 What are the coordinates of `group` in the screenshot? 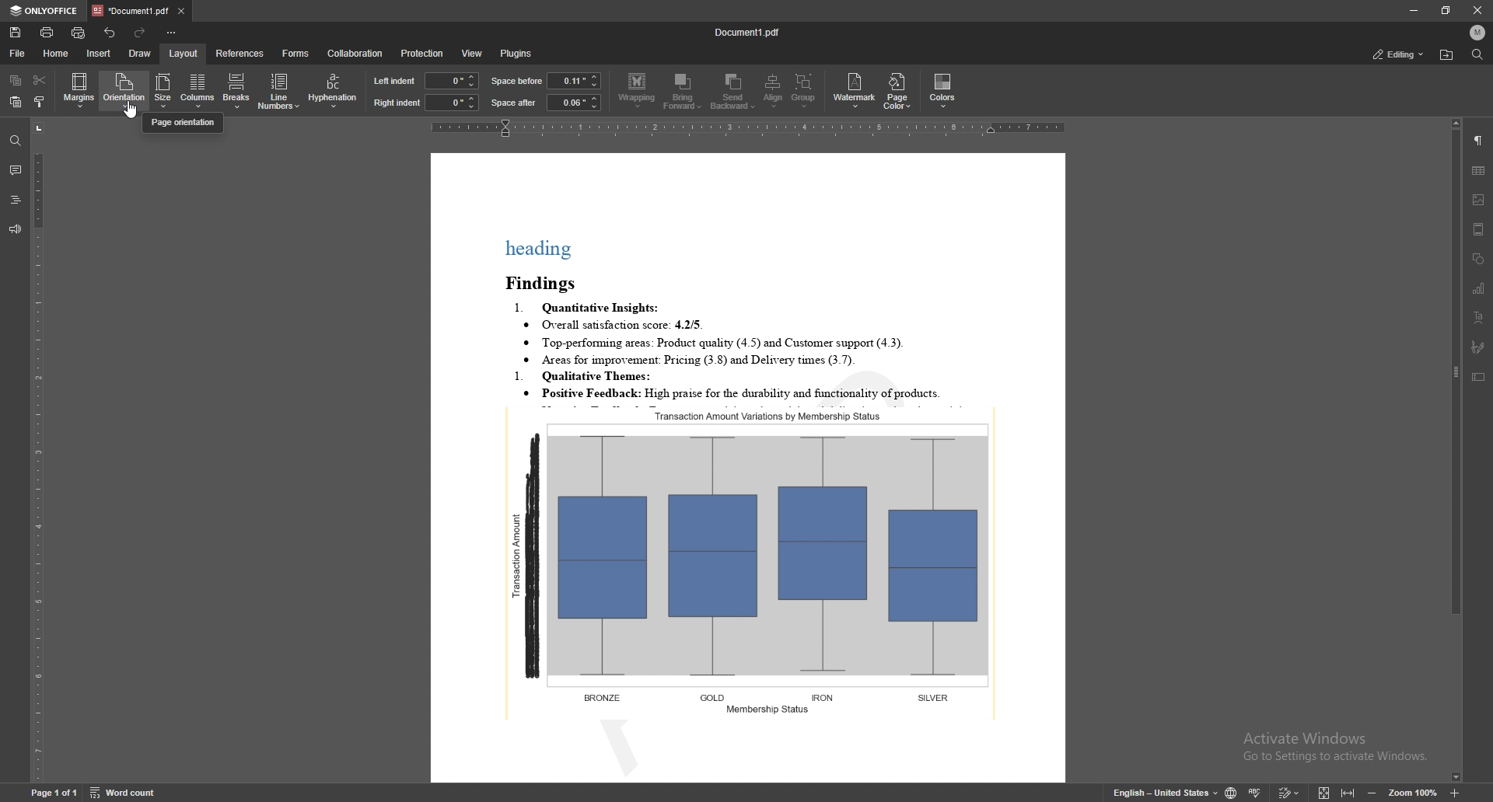 It's located at (803, 90).